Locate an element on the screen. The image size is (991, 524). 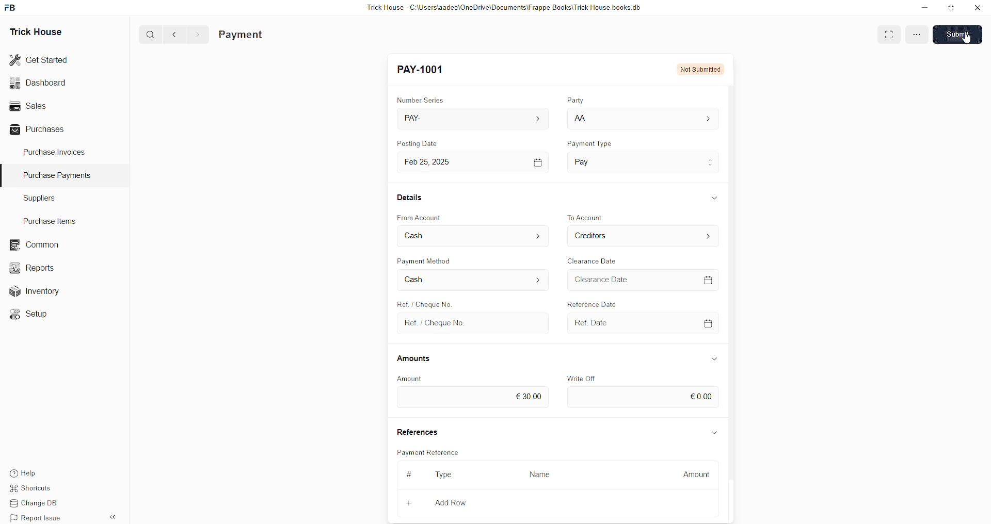
 Get Started is located at coordinates (39, 59).